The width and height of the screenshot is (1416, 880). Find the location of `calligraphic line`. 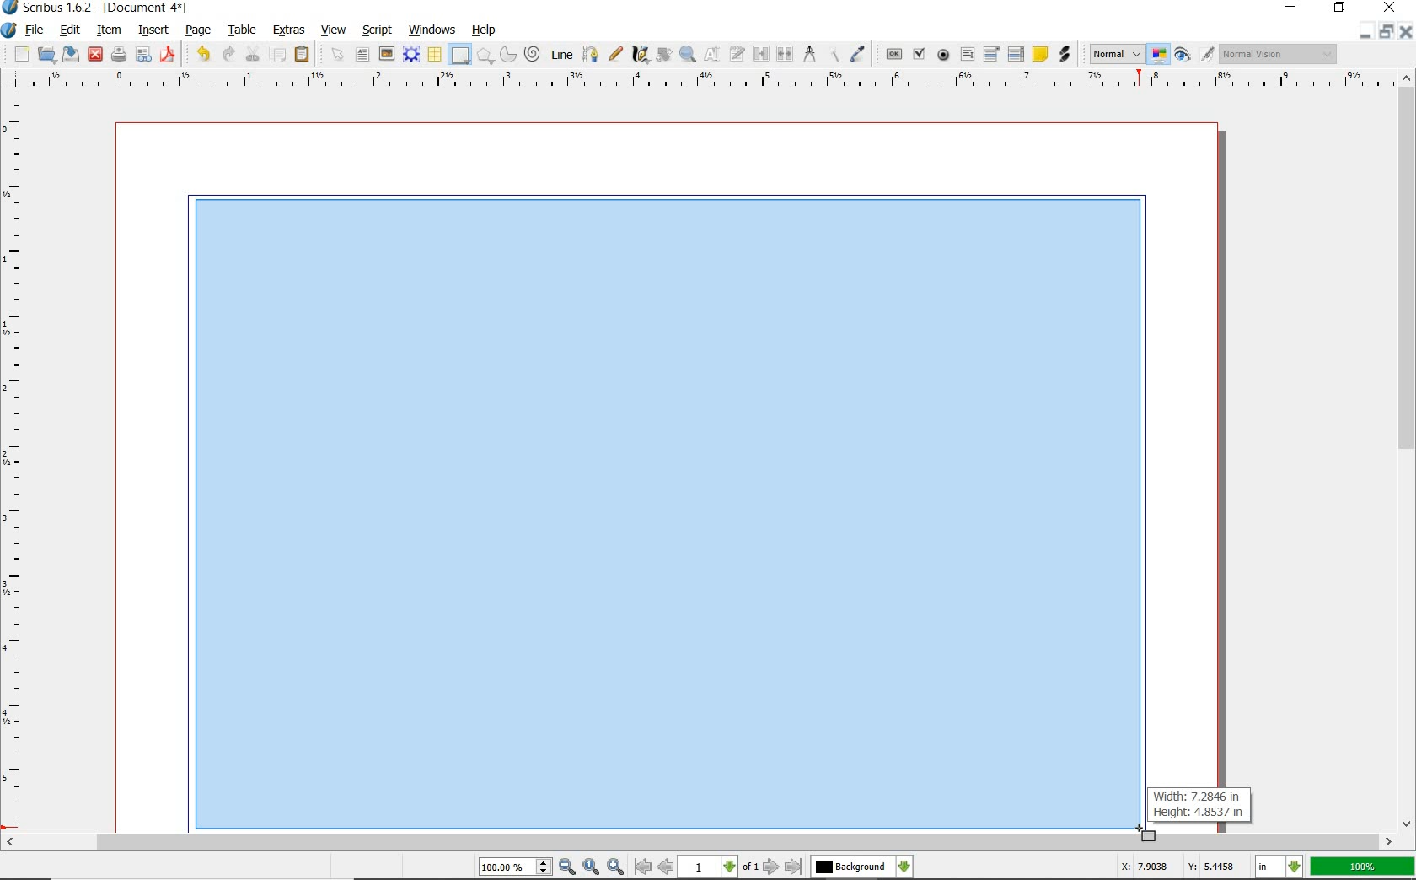

calligraphic line is located at coordinates (640, 54).